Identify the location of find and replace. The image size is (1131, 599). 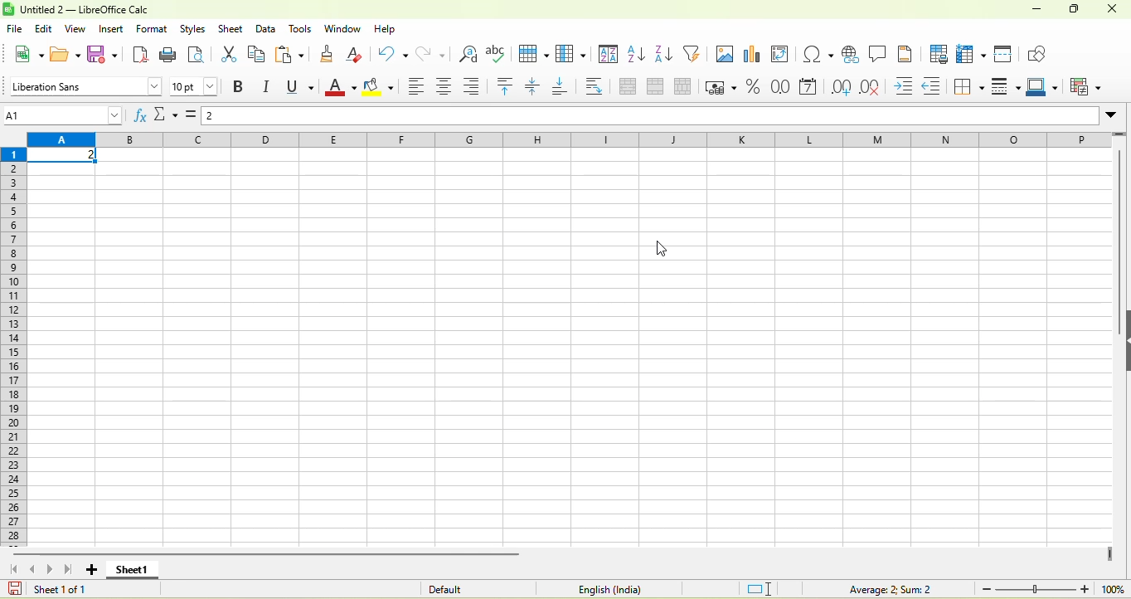
(470, 54).